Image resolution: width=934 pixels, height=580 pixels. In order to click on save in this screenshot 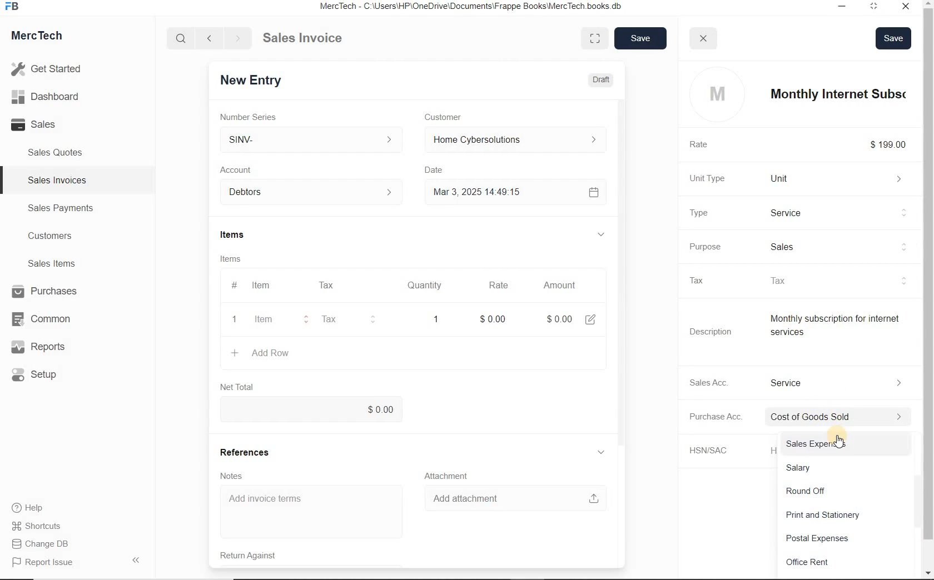, I will do `click(639, 39)`.